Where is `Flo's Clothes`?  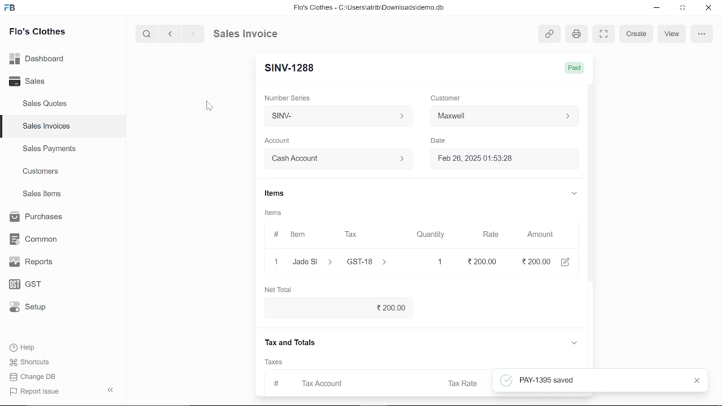
Flo's Clothes is located at coordinates (37, 33).